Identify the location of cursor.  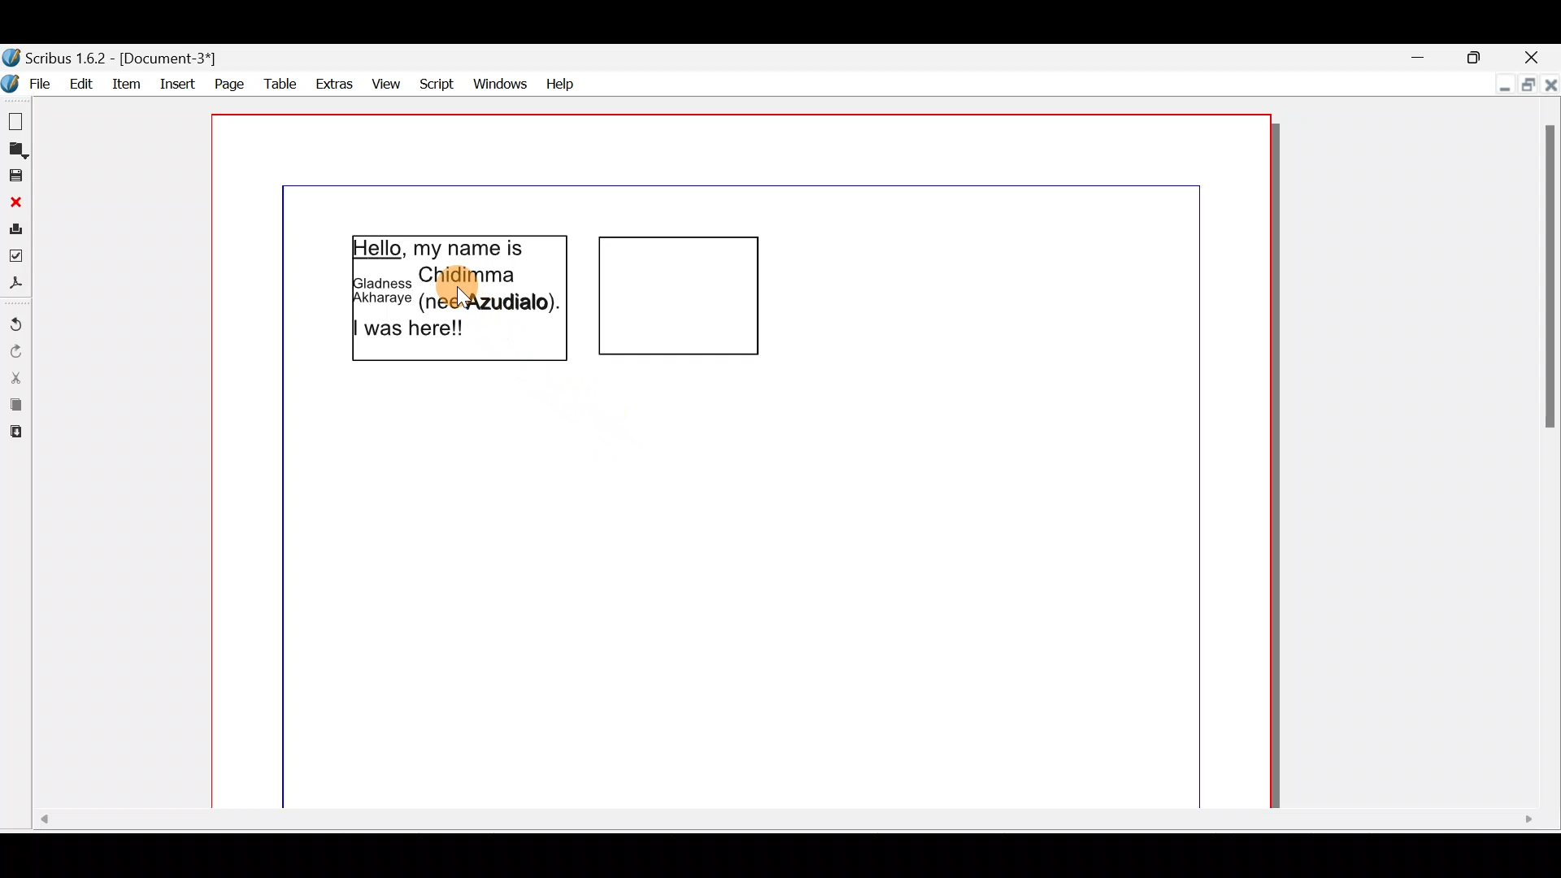
(461, 300).